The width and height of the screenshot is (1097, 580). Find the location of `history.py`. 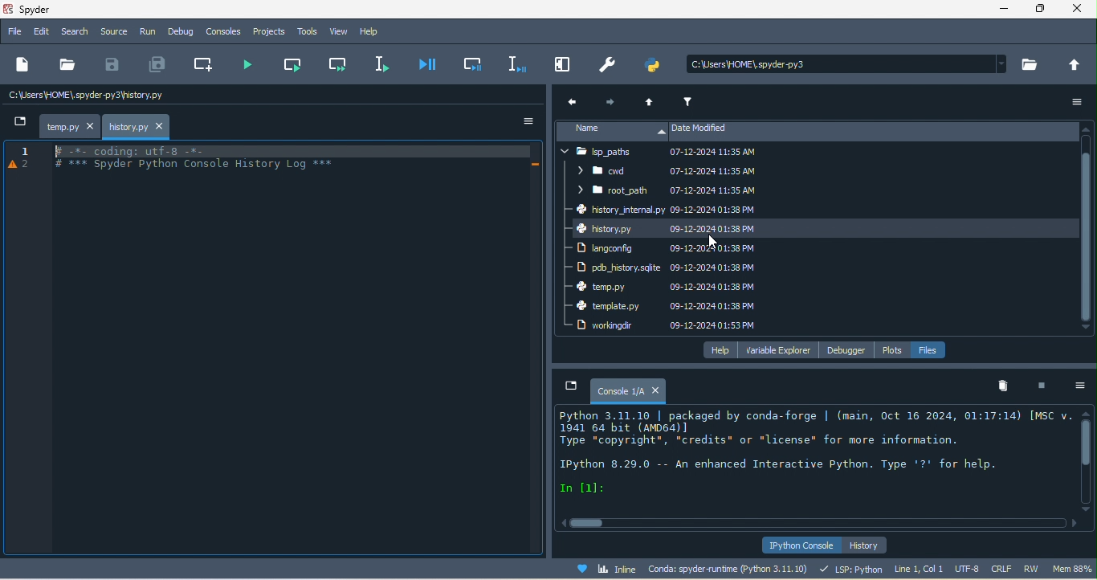

history.py is located at coordinates (138, 126).